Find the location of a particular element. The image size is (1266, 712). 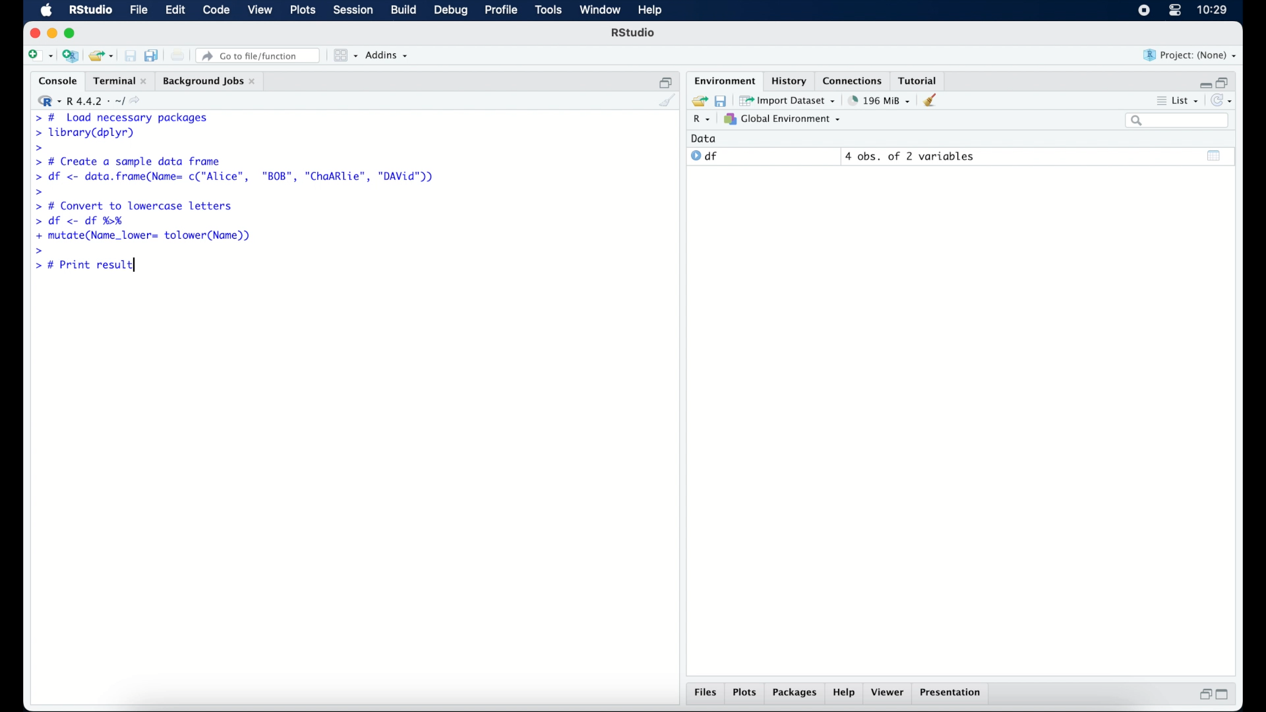

close is located at coordinates (35, 33).